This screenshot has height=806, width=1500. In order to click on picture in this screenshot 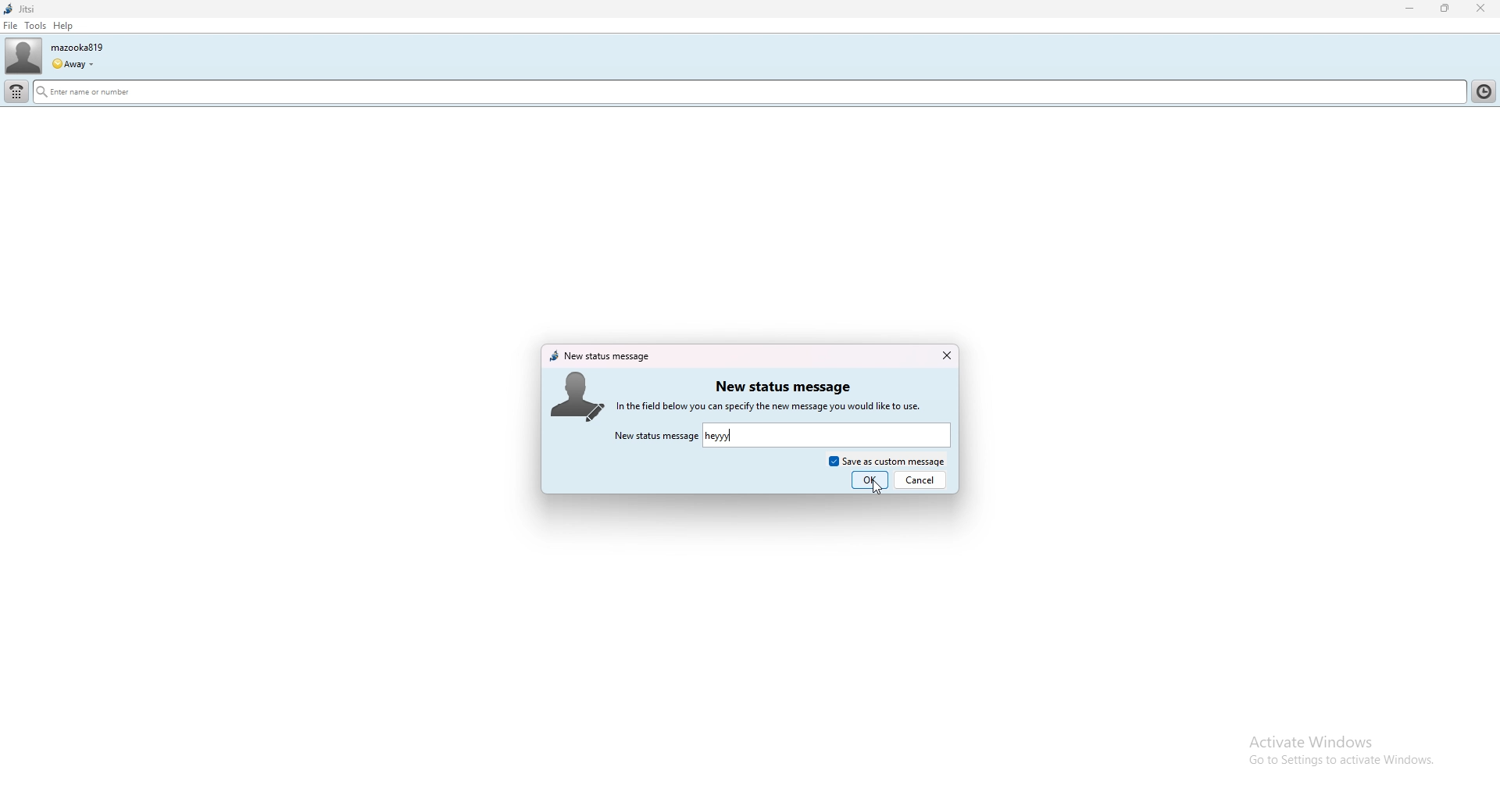, I will do `click(577, 395)`.